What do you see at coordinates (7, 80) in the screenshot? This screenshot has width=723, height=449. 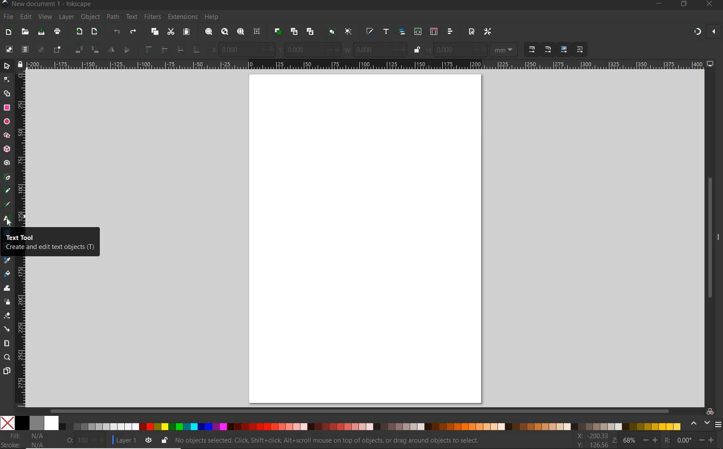 I see `node tool` at bounding box center [7, 80].